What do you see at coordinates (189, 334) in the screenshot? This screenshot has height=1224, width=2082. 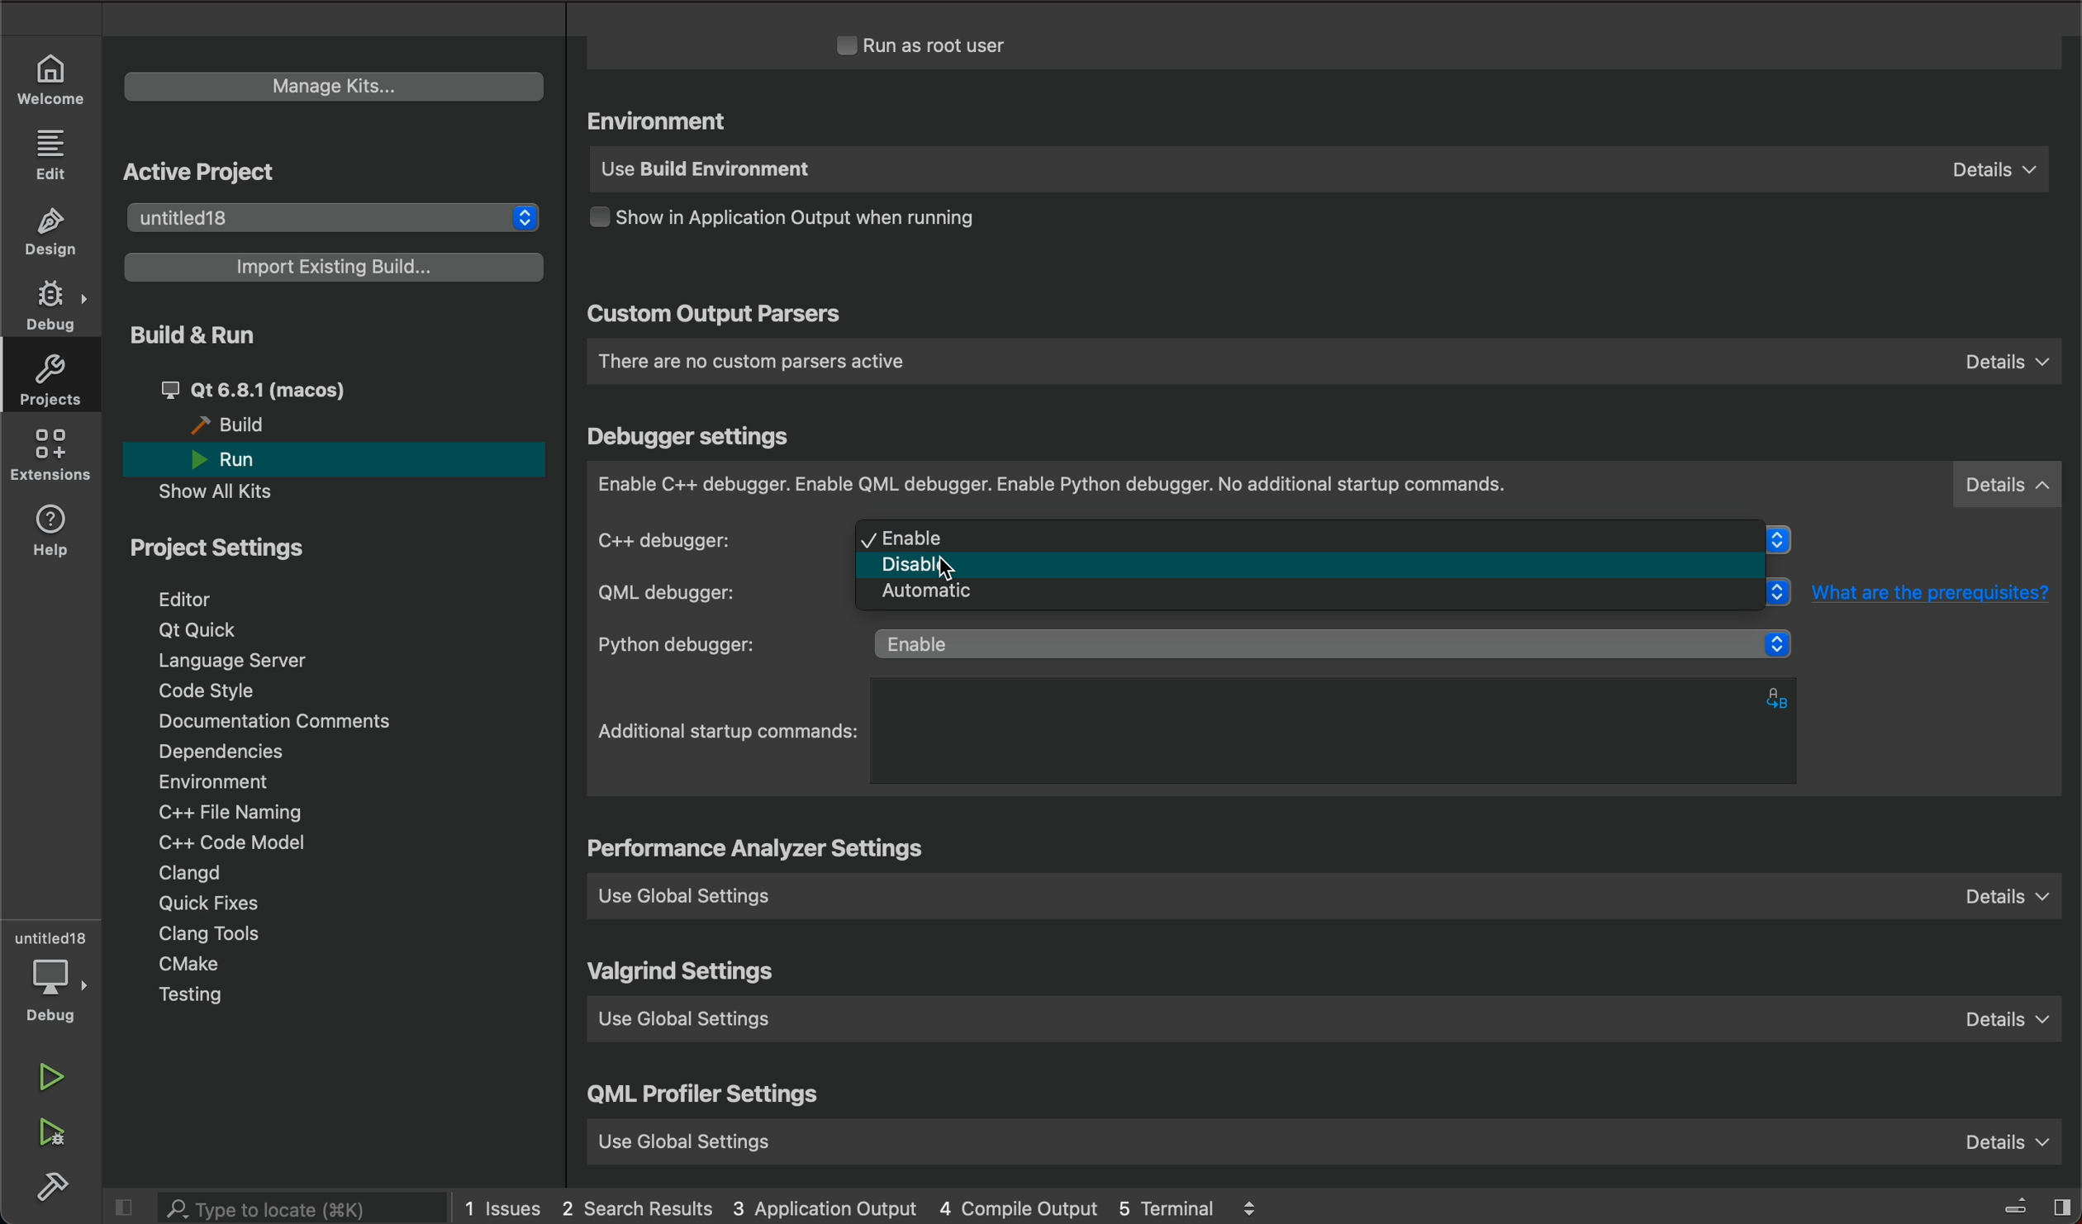 I see `build and run` at bounding box center [189, 334].